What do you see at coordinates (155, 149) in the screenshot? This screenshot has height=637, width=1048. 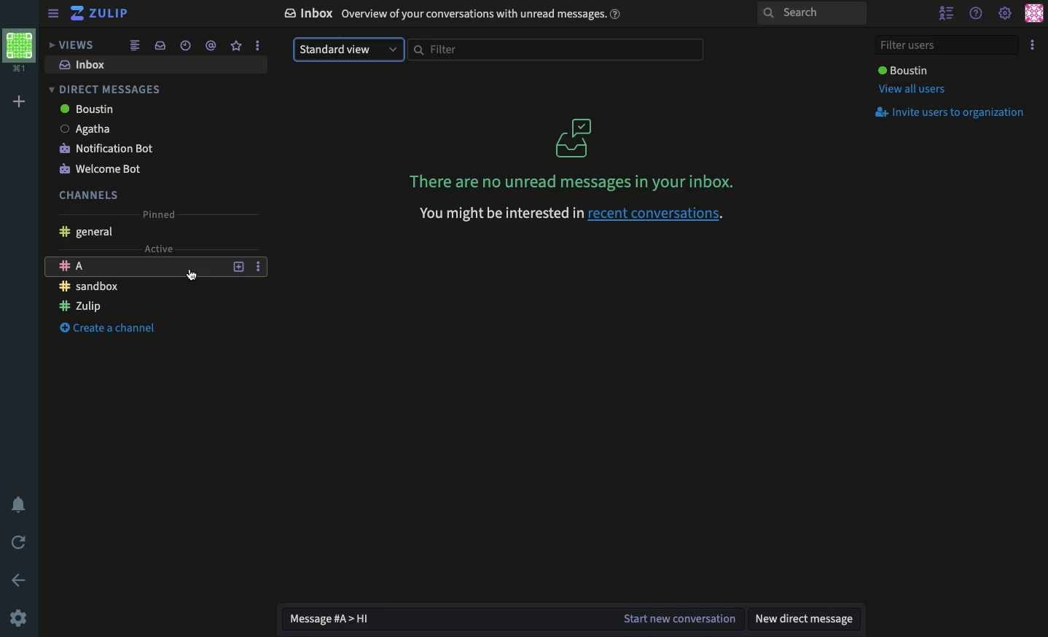 I see `Notification bot` at bounding box center [155, 149].